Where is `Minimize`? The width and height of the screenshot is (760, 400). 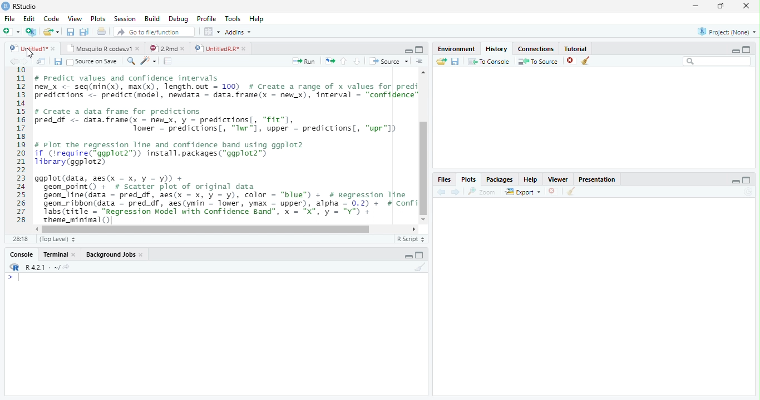
Minimize is located at coordinates (408, 257).